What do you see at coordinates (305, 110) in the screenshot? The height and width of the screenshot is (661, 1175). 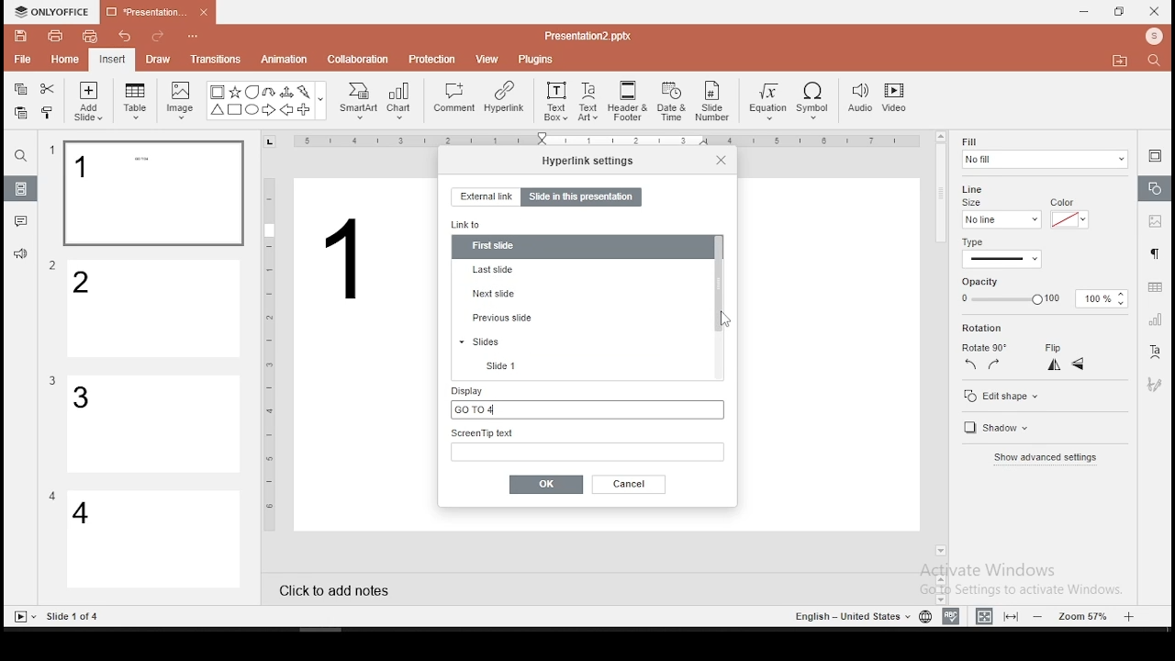 I see `Plus` at bounding box center [305, 110].